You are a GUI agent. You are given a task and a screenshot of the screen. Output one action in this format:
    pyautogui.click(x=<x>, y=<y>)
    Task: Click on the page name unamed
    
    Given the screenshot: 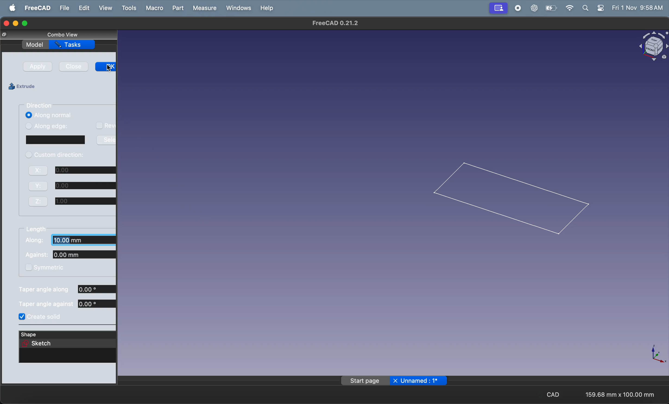 What is the action you would take?
    pyautogui.click(x=395, y=380)
    